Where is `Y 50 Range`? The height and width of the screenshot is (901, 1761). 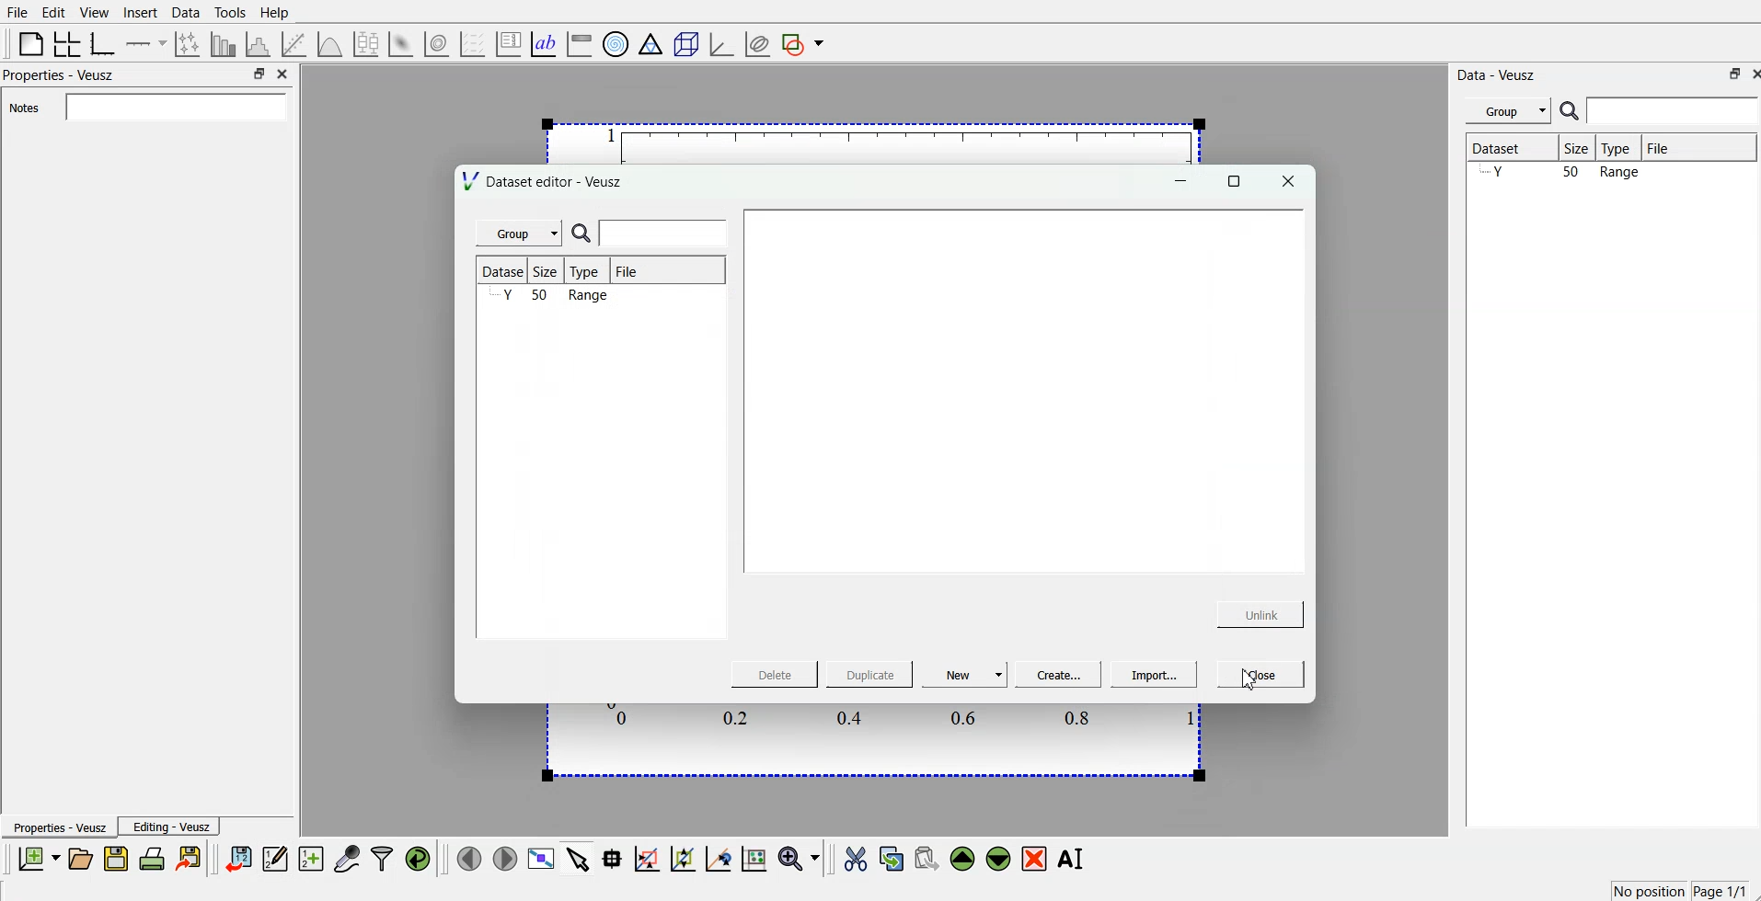 Y 50 Range is located at coordinates (1566, 172).